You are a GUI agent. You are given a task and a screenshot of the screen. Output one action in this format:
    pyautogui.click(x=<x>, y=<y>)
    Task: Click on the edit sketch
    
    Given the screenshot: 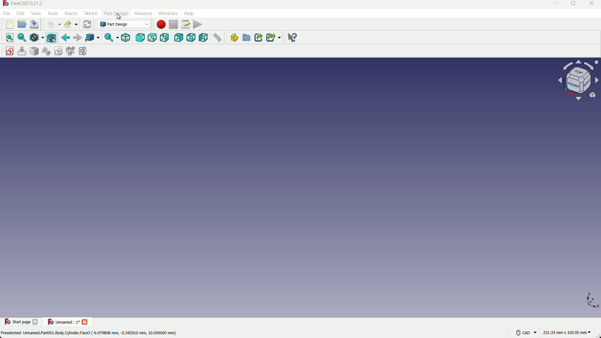 What is the action you would take?
    pyautogui.click(x=22, y=51)
    